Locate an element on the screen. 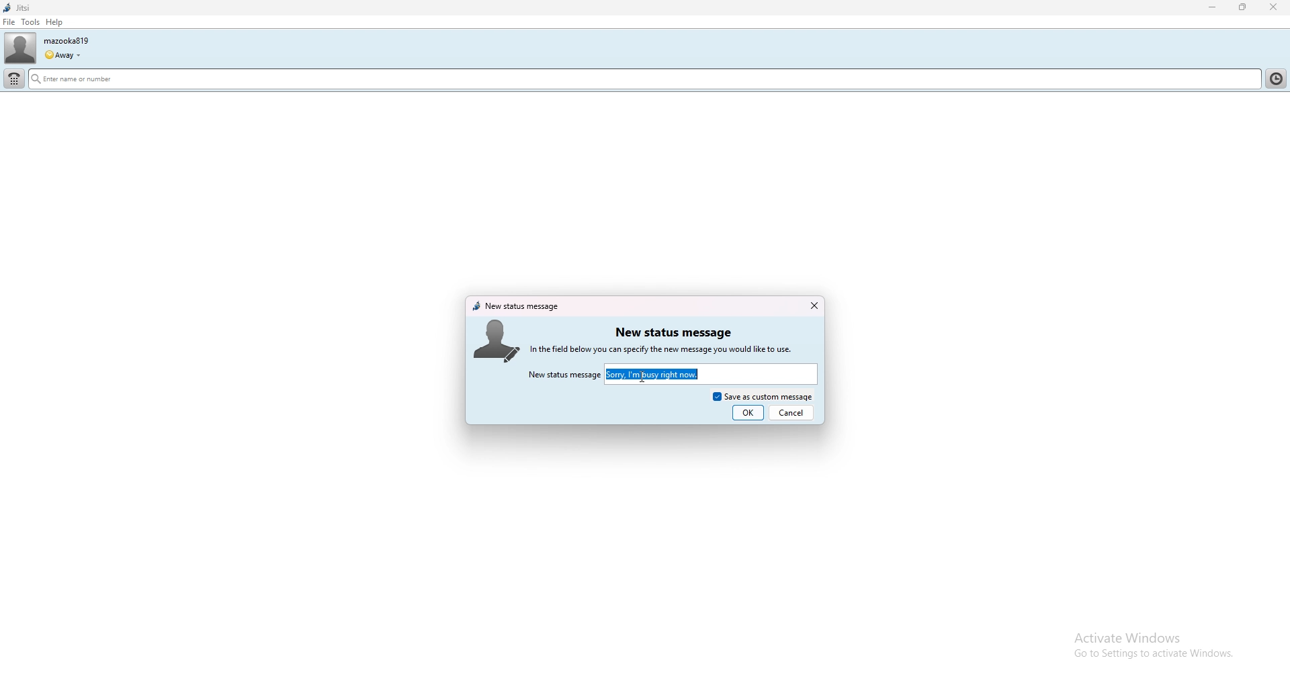 The width and height of the screenshot is (1290, 693). username is located at coordinates (66, 40).